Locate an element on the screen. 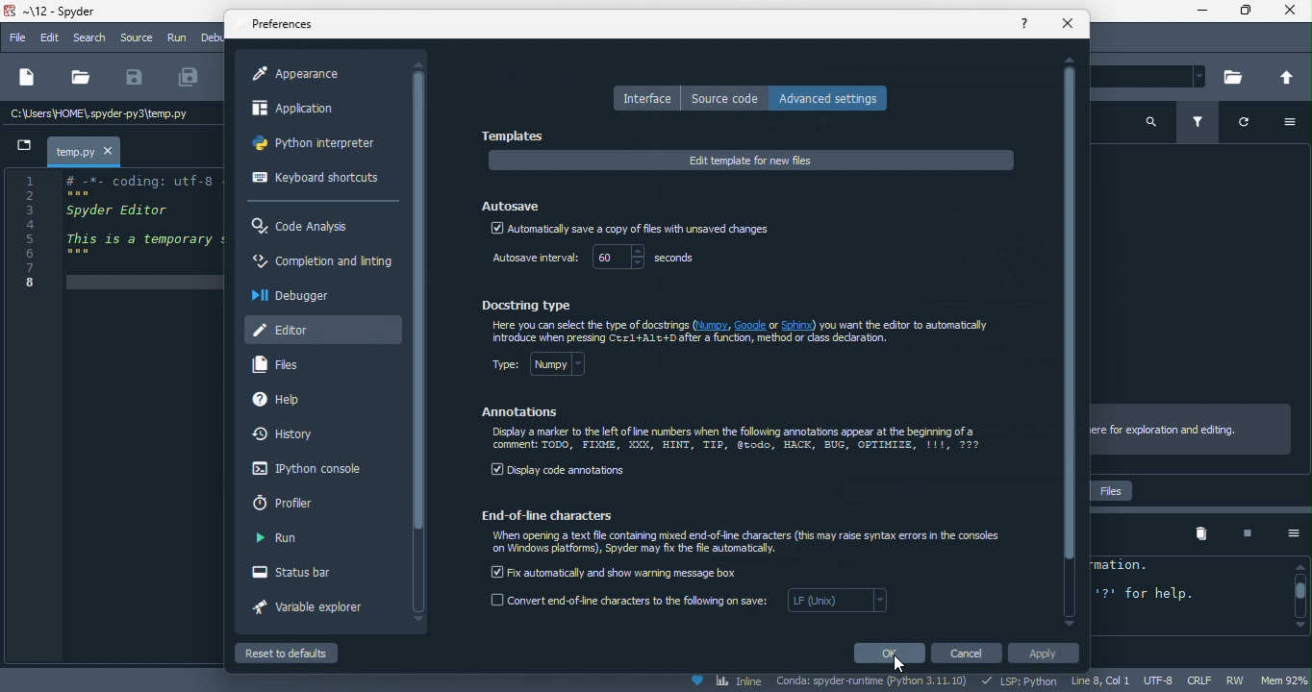 This screenshot has width=1312, height=692. profiler is located at coordinates (292, 503).